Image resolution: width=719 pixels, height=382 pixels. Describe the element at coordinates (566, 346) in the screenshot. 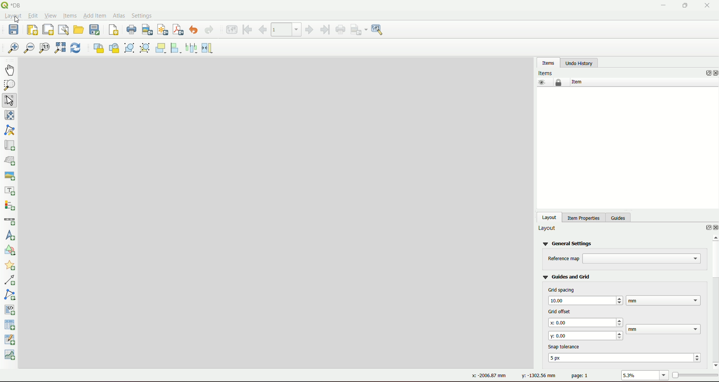

I see `snap tolerance` at that location.